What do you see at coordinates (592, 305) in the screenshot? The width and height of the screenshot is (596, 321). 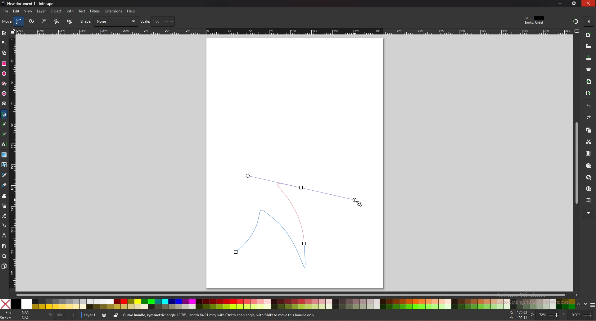 I see `more colors` at bounding box center [592, 305].